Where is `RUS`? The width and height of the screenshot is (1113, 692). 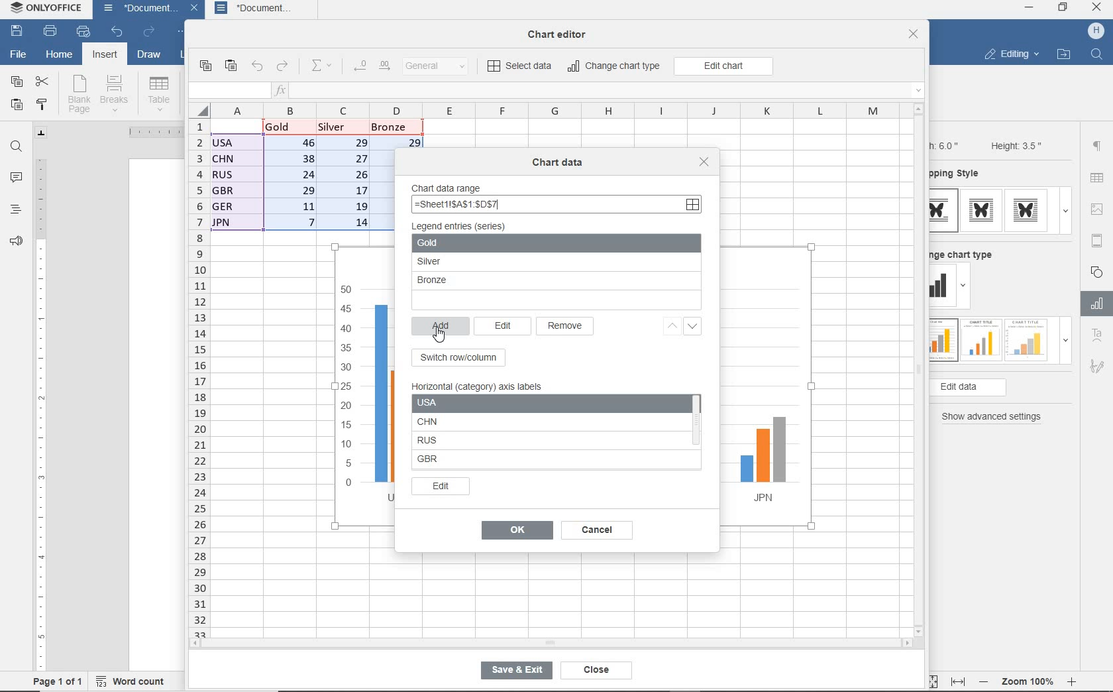 RUS is located at coordinates (535, 438).